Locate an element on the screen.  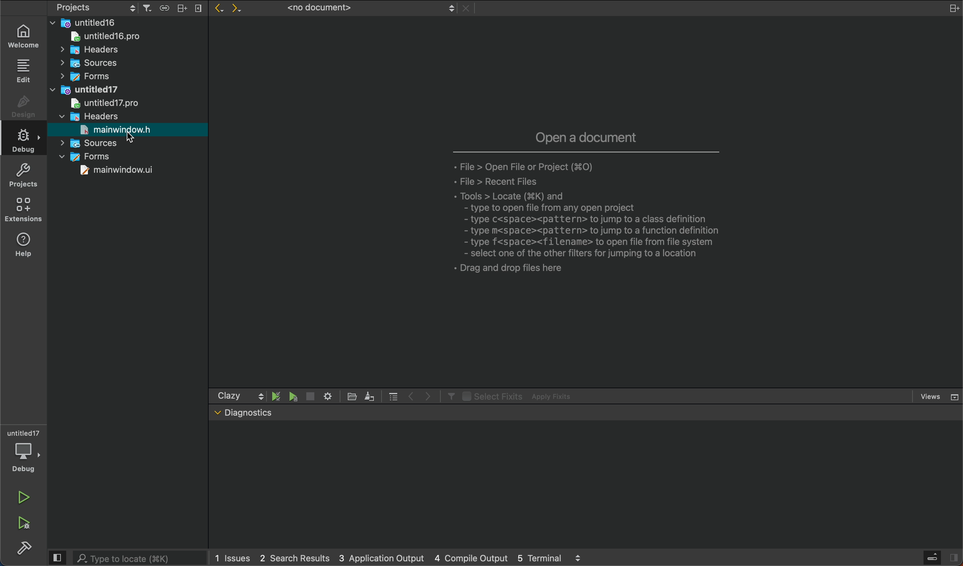
Select fixits is located at coordinates (491, 396).